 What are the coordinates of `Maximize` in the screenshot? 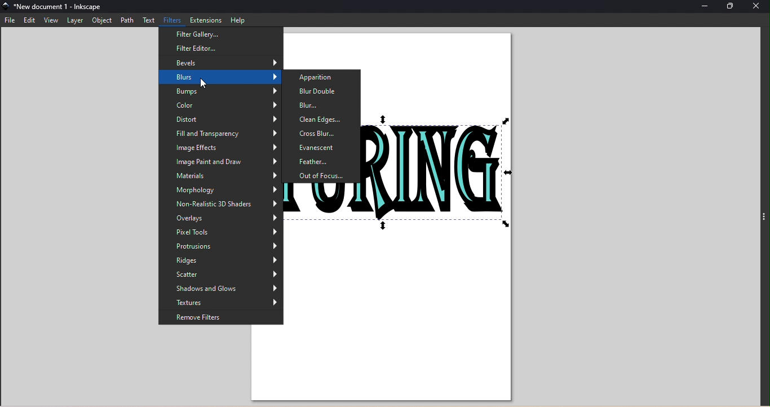 It's located at (733, 7).